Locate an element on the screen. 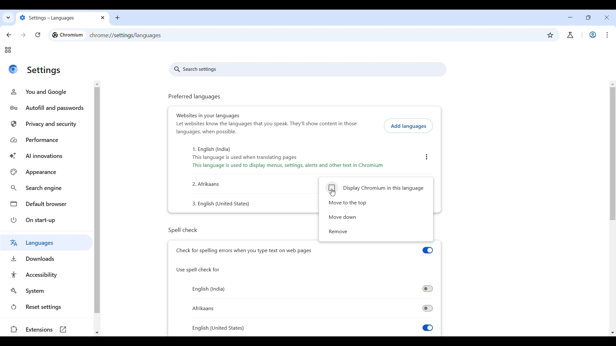  Quick slide to bottom is located at coordinates (612, 333).